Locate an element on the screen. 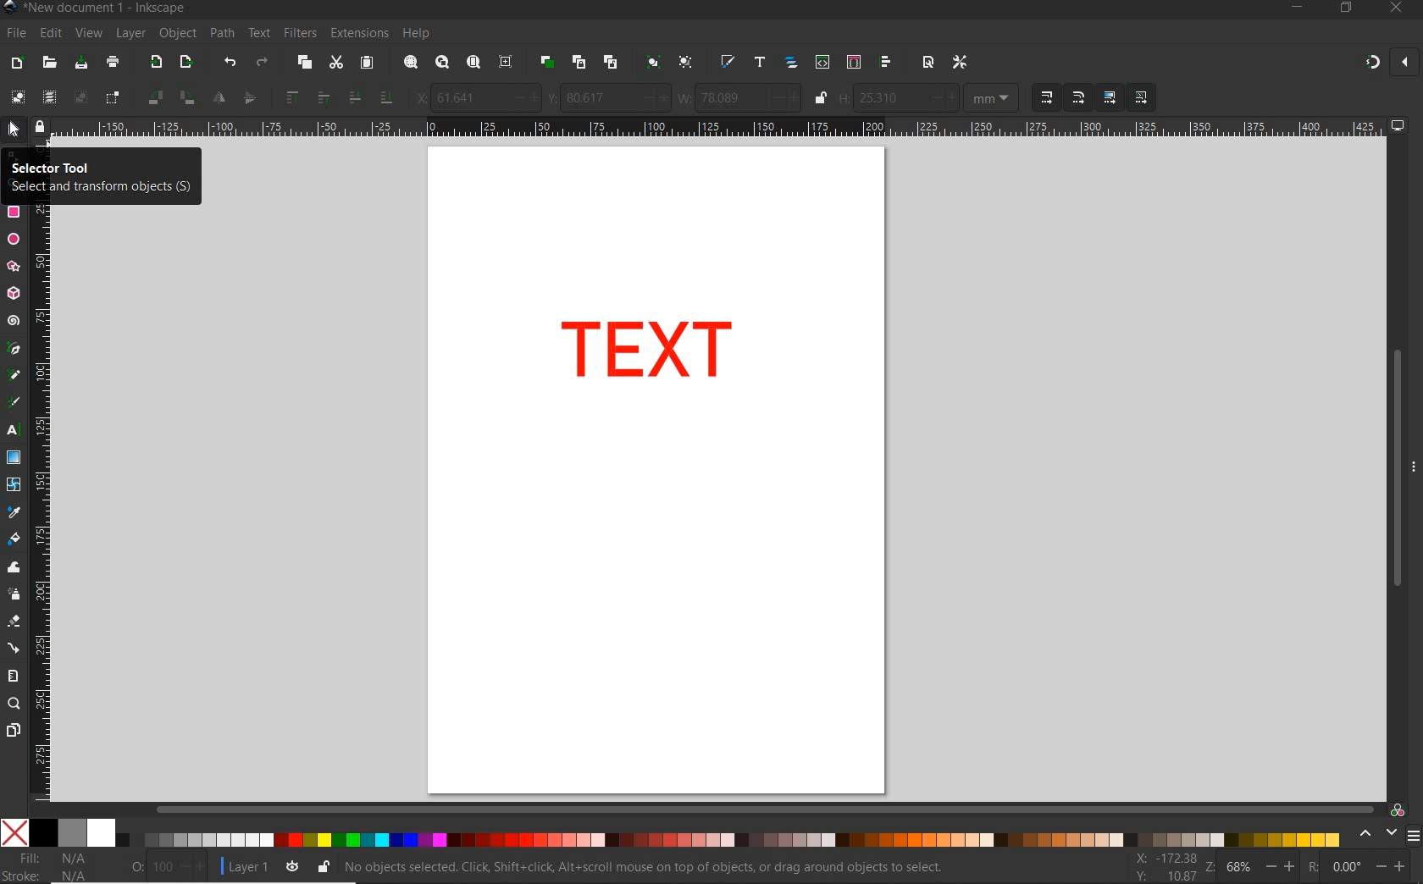  star tool is located at coordinates (14, 267).